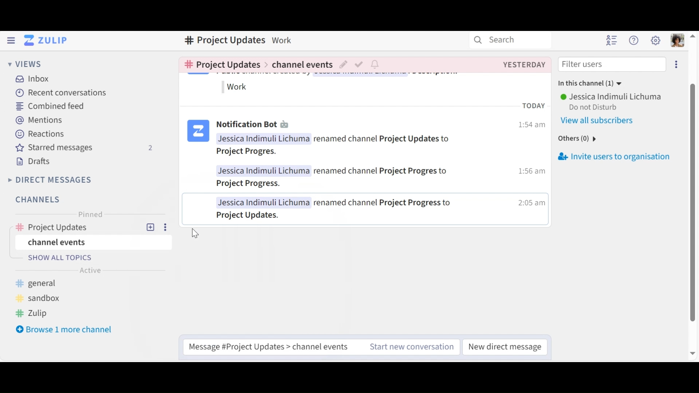 This screenshot has height=393, width=699. What do you see at coordinates (338, 208) in the screenshot?
I see `Jessica Indimuli Lichuma renamed channel Project Progress to
Project Updates.` at bounding box center [338, 208].